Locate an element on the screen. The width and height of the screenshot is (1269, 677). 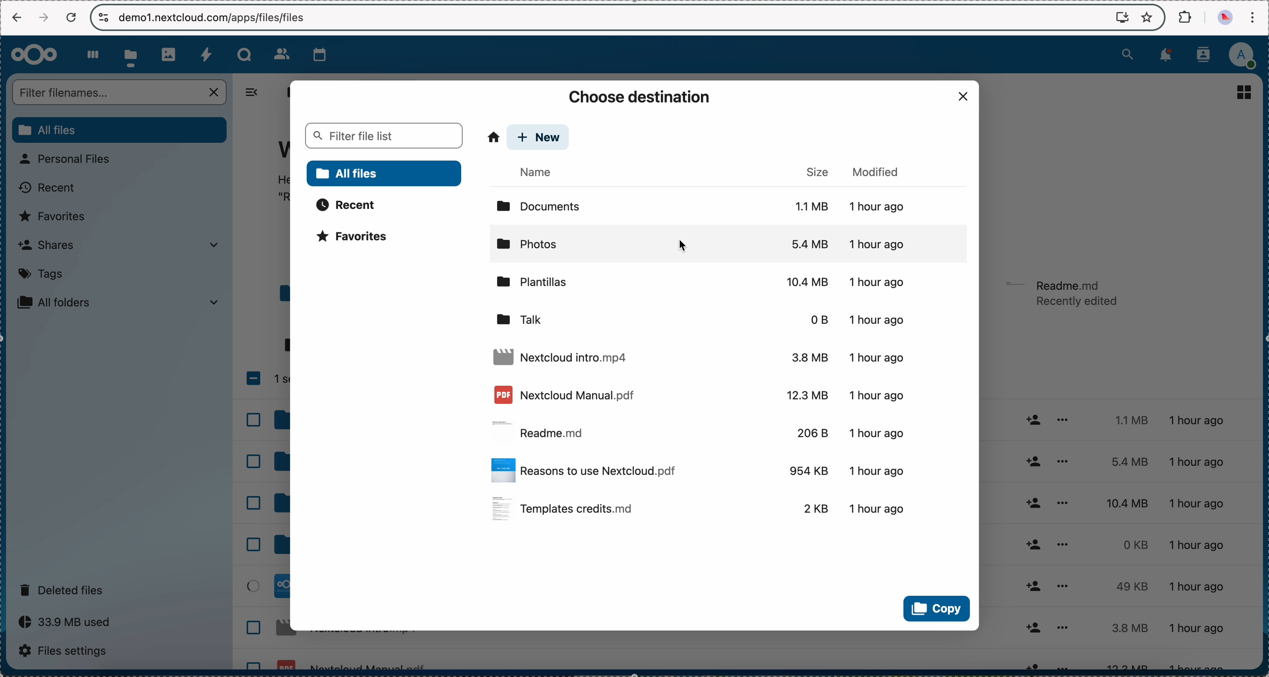
shares is located at coordinates (119, 245).